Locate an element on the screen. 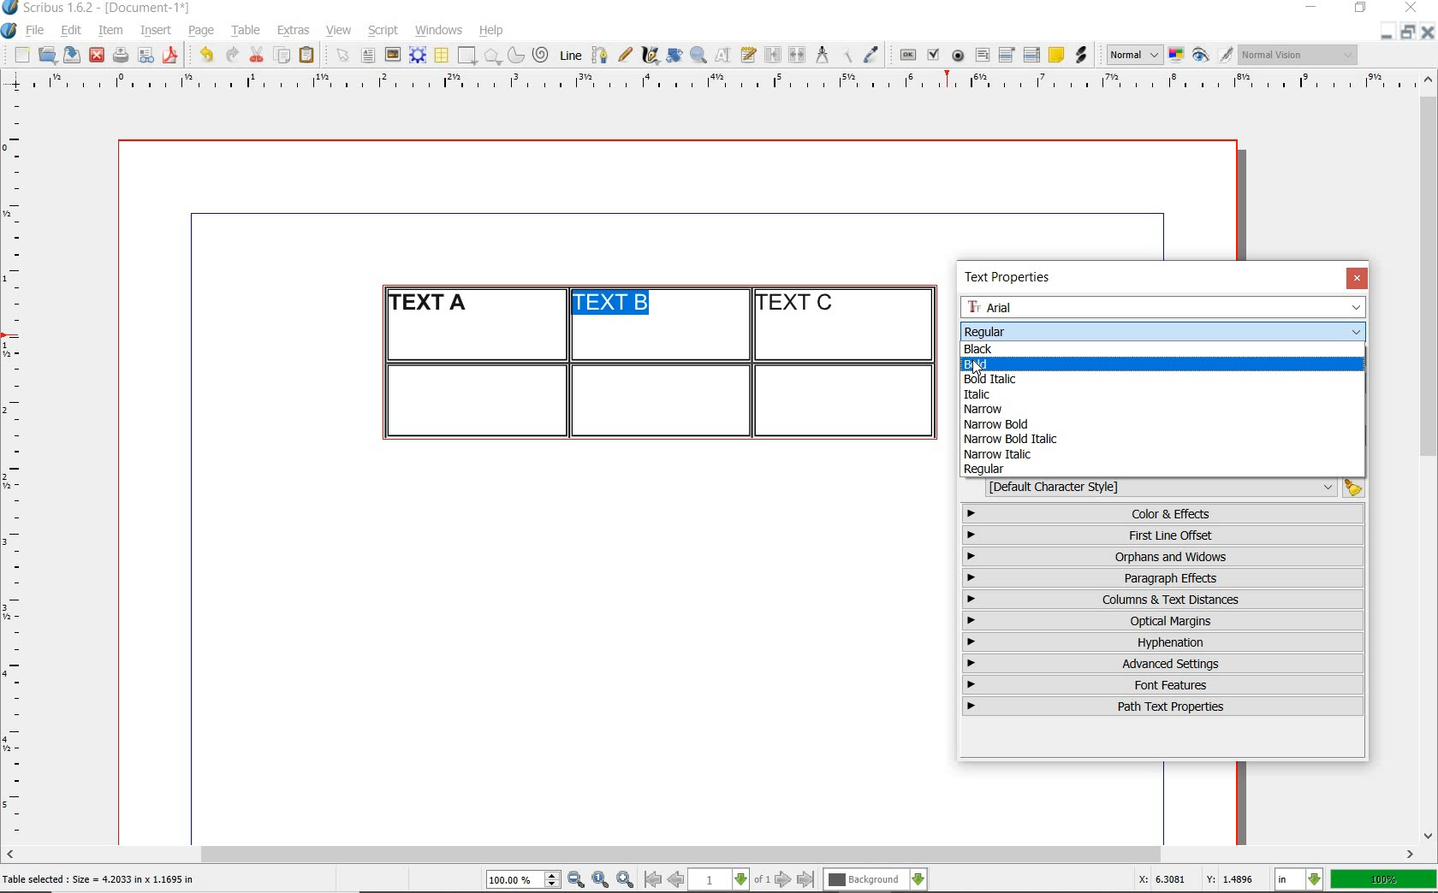  select current page level is located at coordinates (729, 879).